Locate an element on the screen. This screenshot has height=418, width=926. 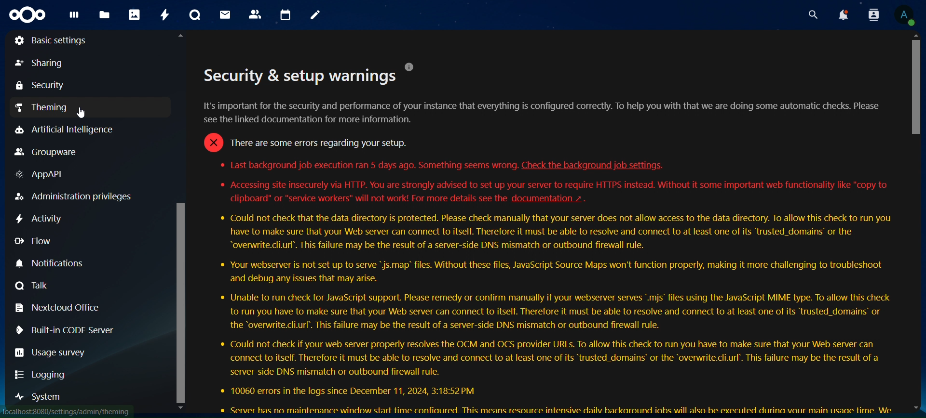
photos is located at coordinates (134, 14).